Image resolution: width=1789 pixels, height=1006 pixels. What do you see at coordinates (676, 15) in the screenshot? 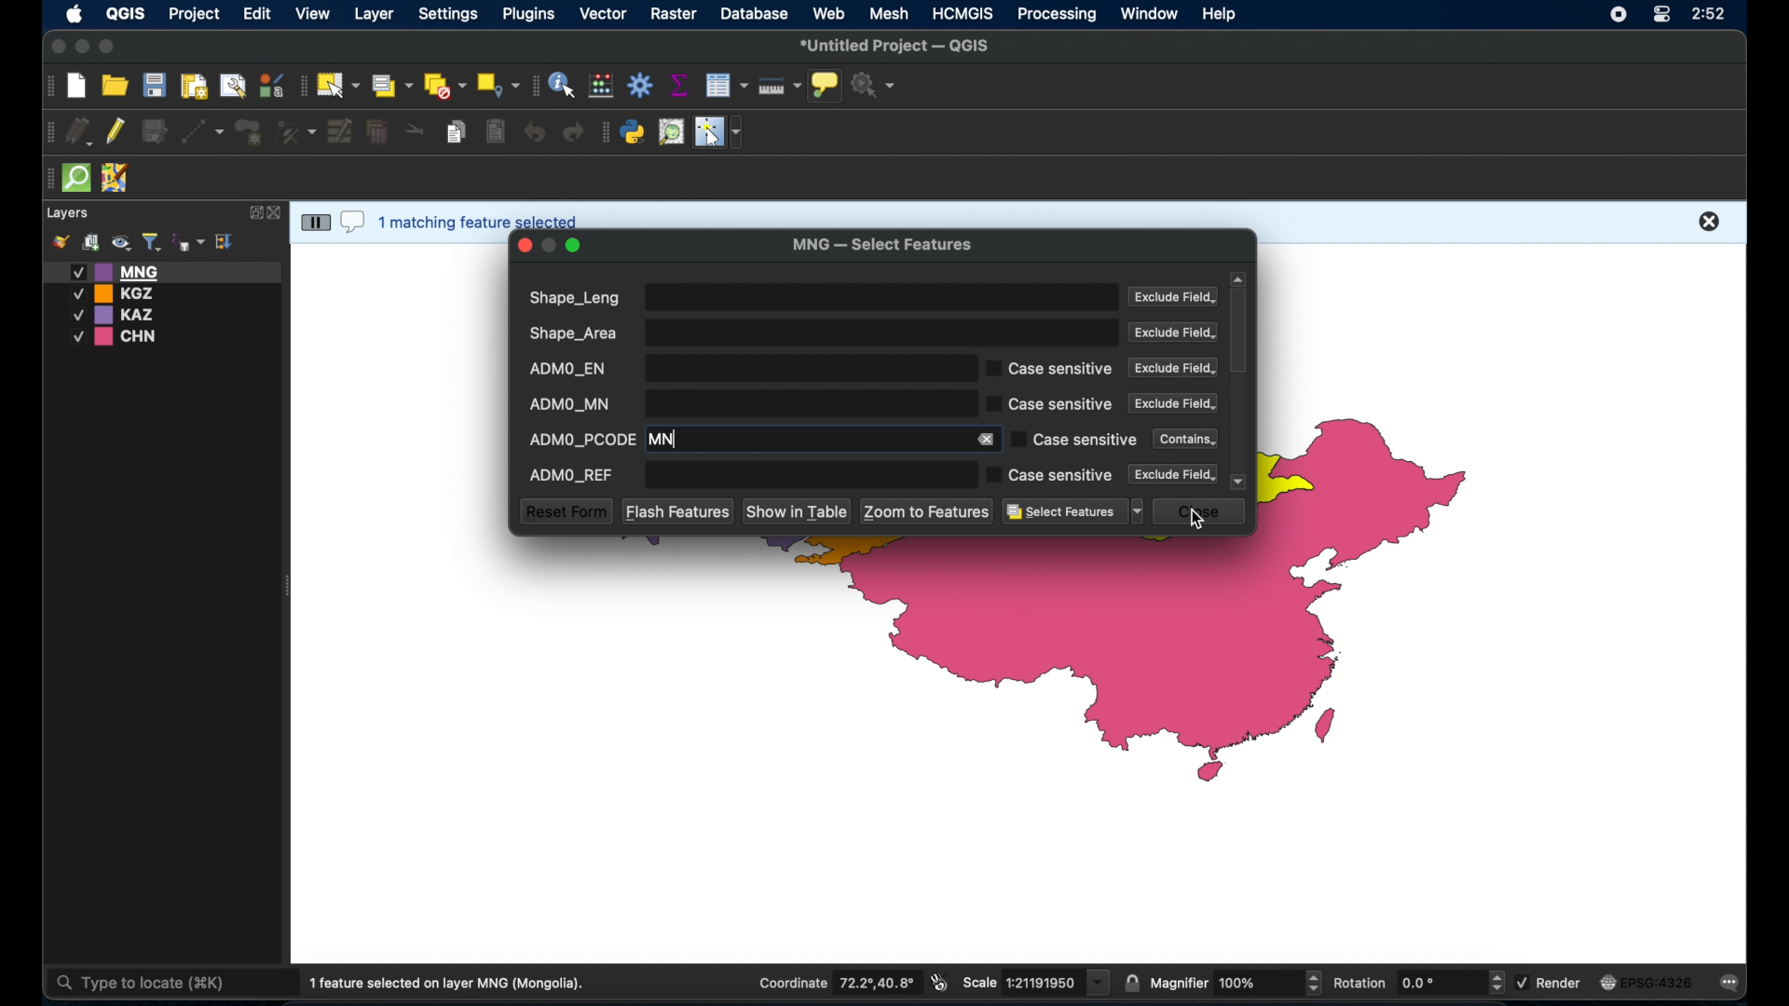
I see `raster` at bounding box center [676, 15].